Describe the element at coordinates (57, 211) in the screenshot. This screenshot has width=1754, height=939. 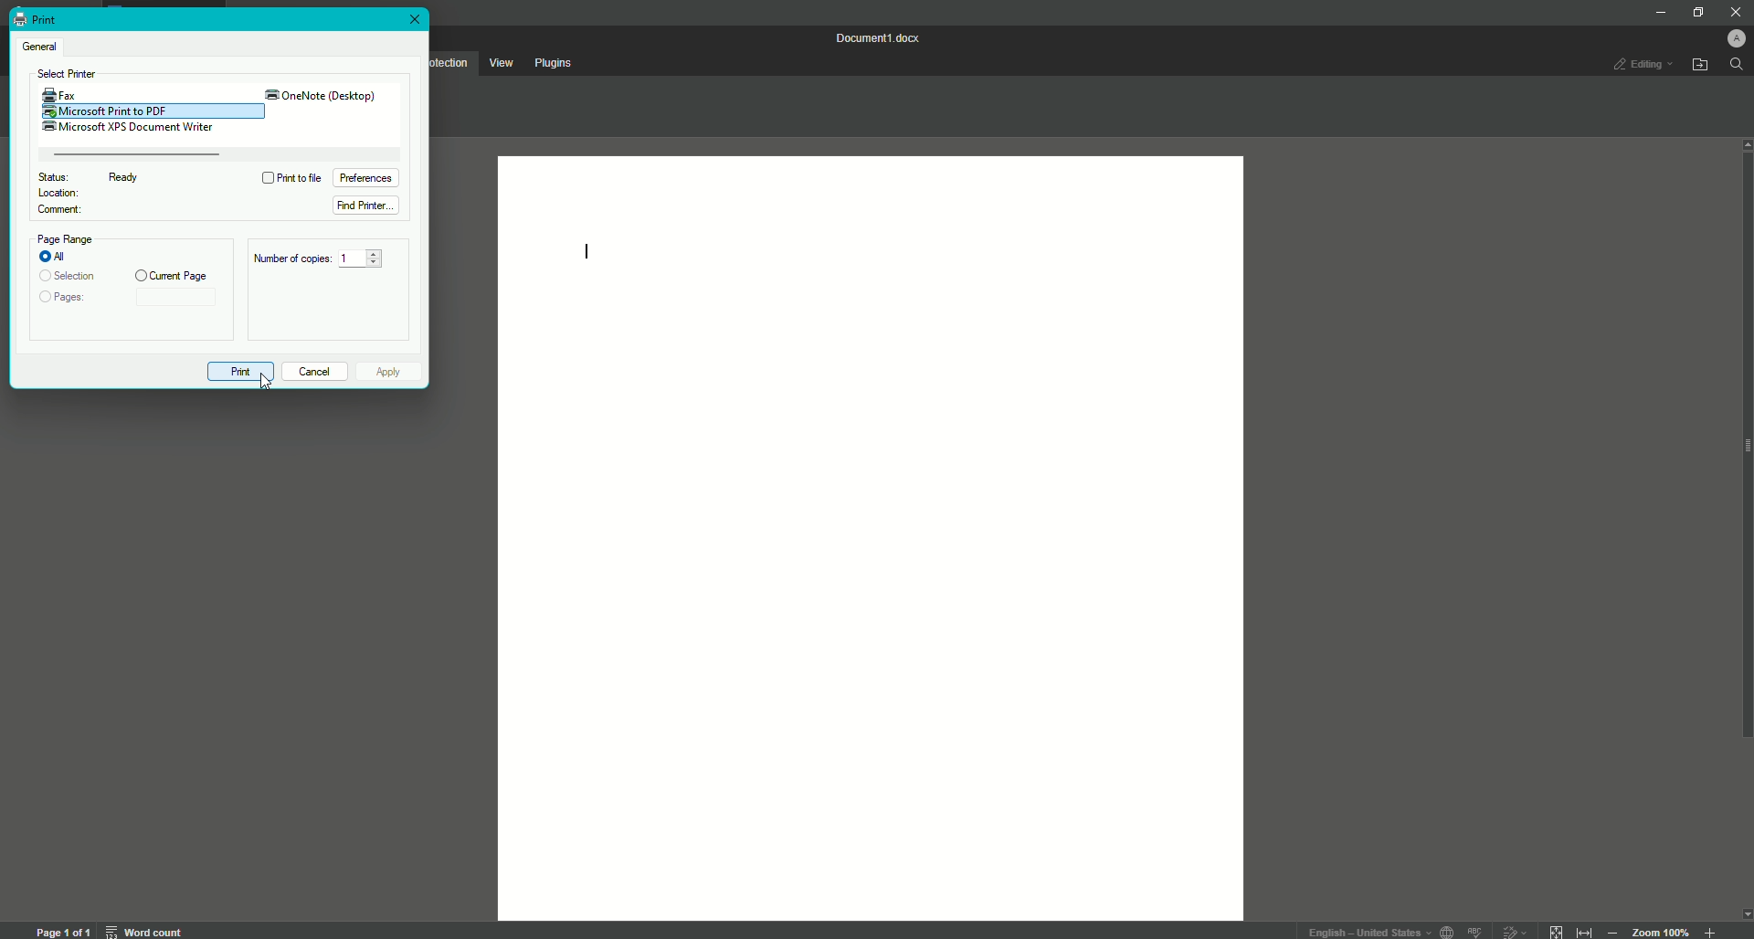
I see `Comment` at that location.